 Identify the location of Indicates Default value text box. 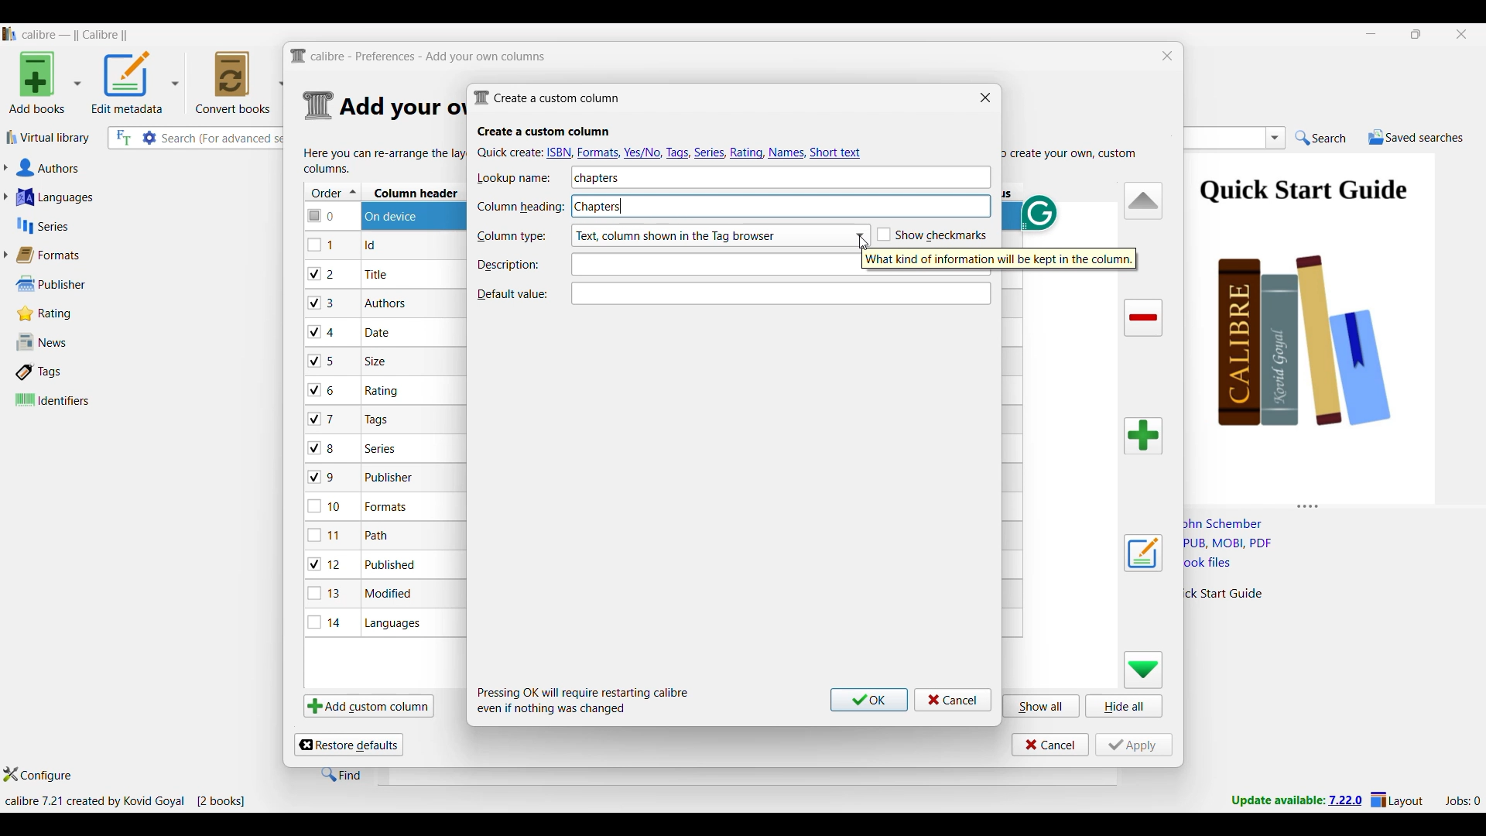
(512, 294).